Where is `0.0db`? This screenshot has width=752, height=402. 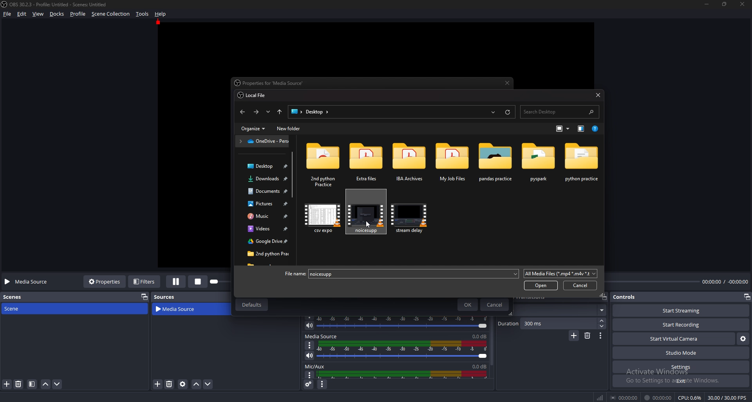
0.0db is located at coordinates (477, 365).